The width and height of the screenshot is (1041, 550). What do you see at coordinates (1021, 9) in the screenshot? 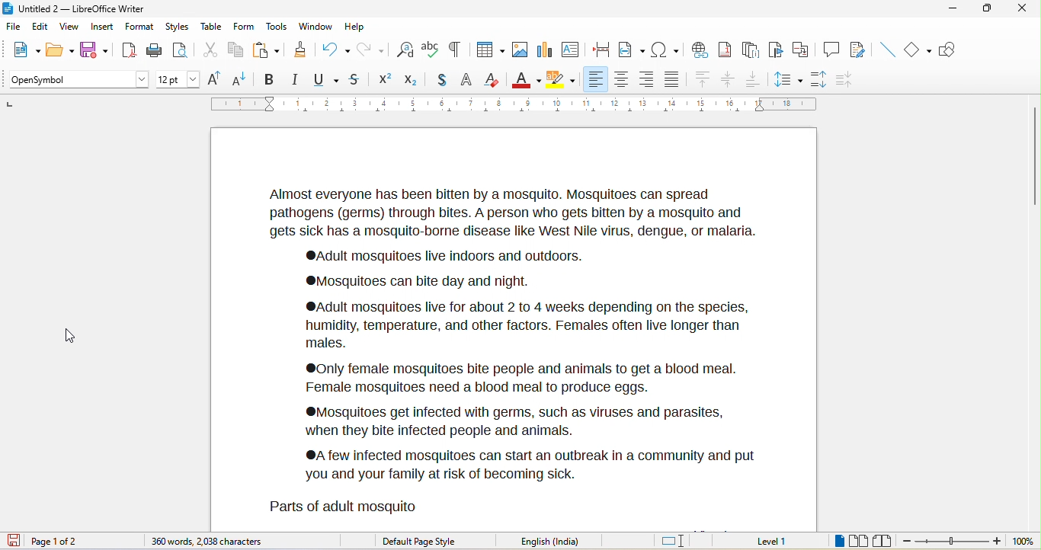
I see `close` at bounding box center [1021, 9].